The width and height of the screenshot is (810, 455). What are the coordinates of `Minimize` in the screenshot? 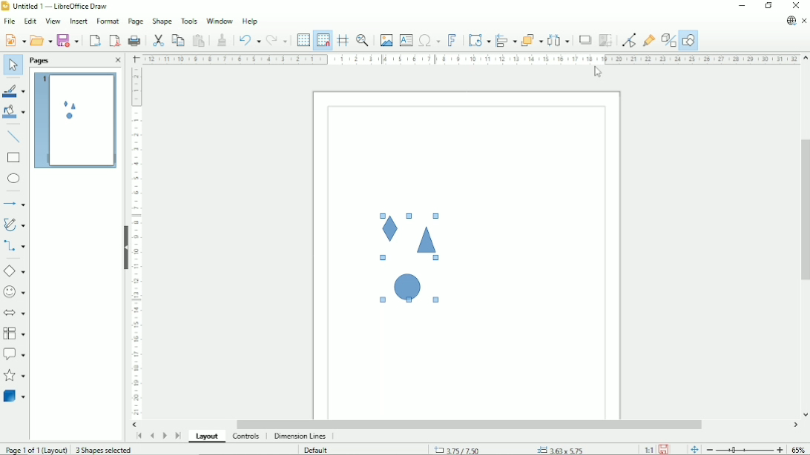 It's located at (742, 6).